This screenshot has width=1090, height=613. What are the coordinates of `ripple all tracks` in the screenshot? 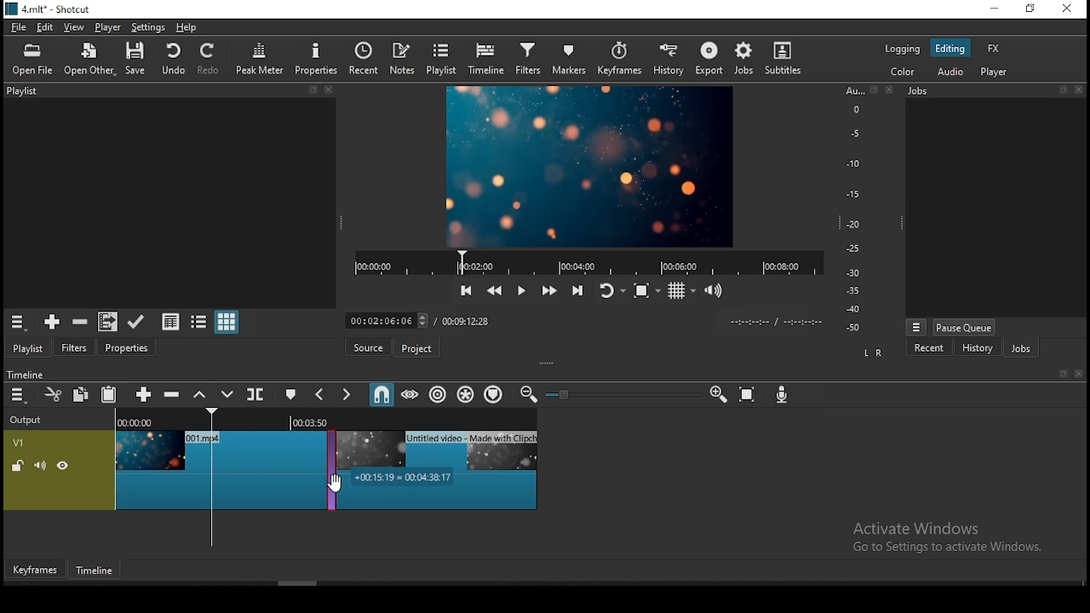 It's located at (467, 395).